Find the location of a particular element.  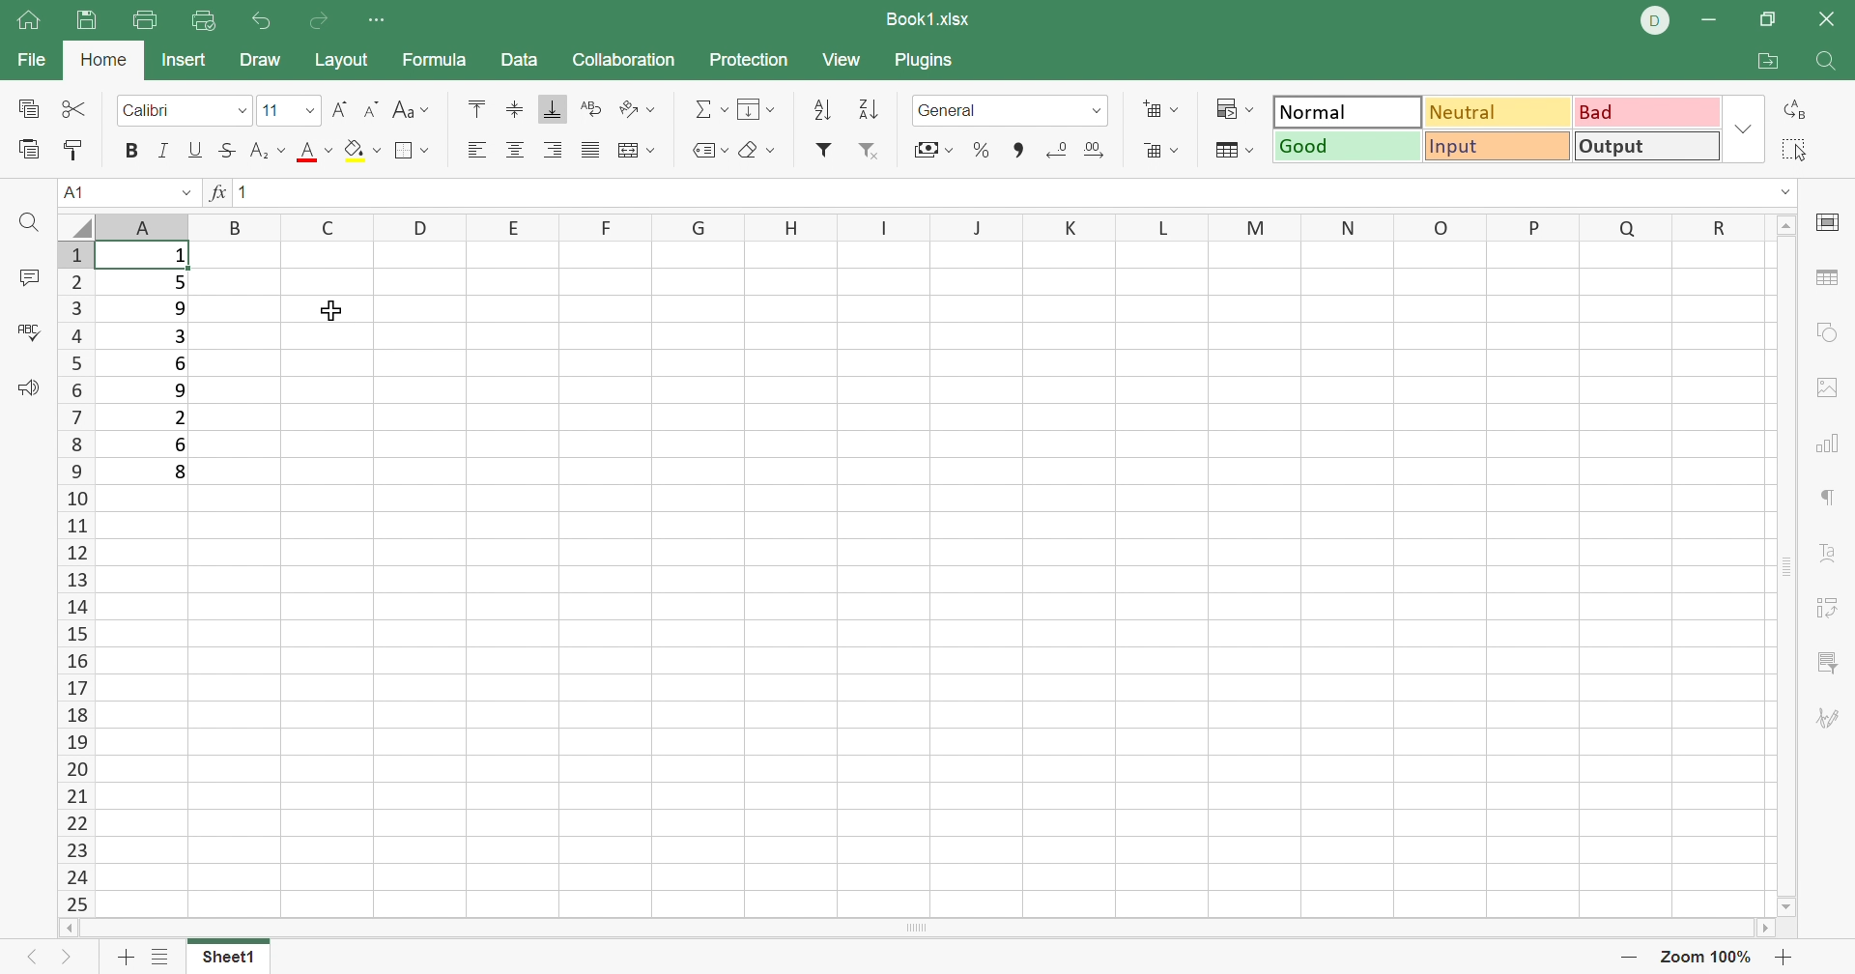

Scroll bar is located at coordinates (917, 928).